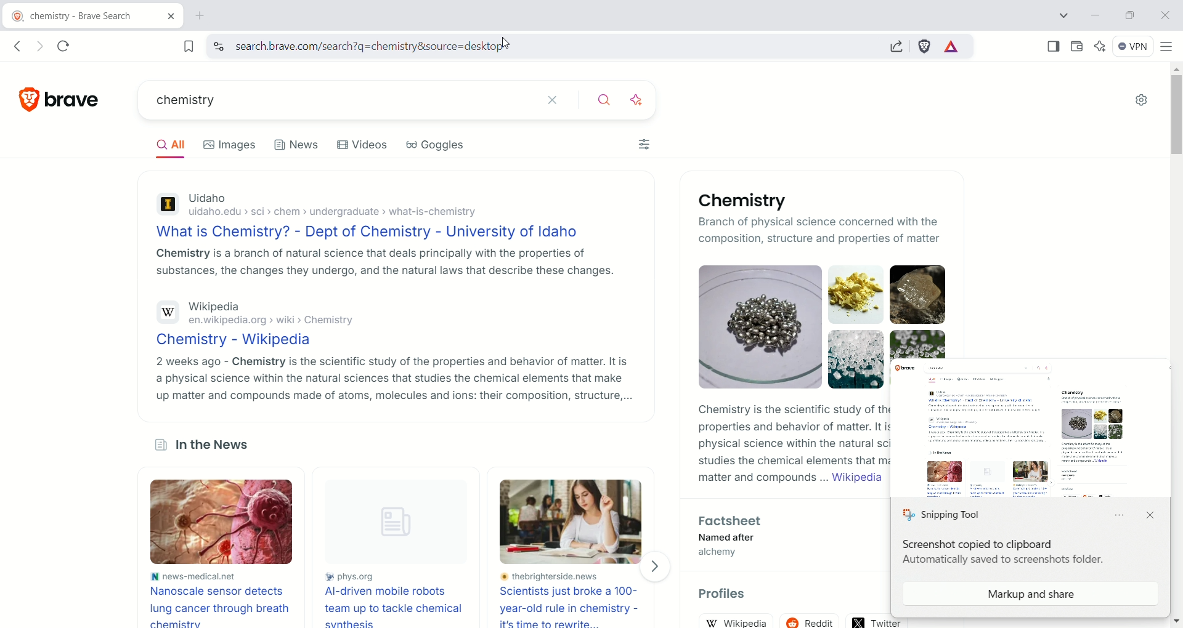  Describe the element at coordinates (813, 618) in the screenshot. I see `reddit` at that location.